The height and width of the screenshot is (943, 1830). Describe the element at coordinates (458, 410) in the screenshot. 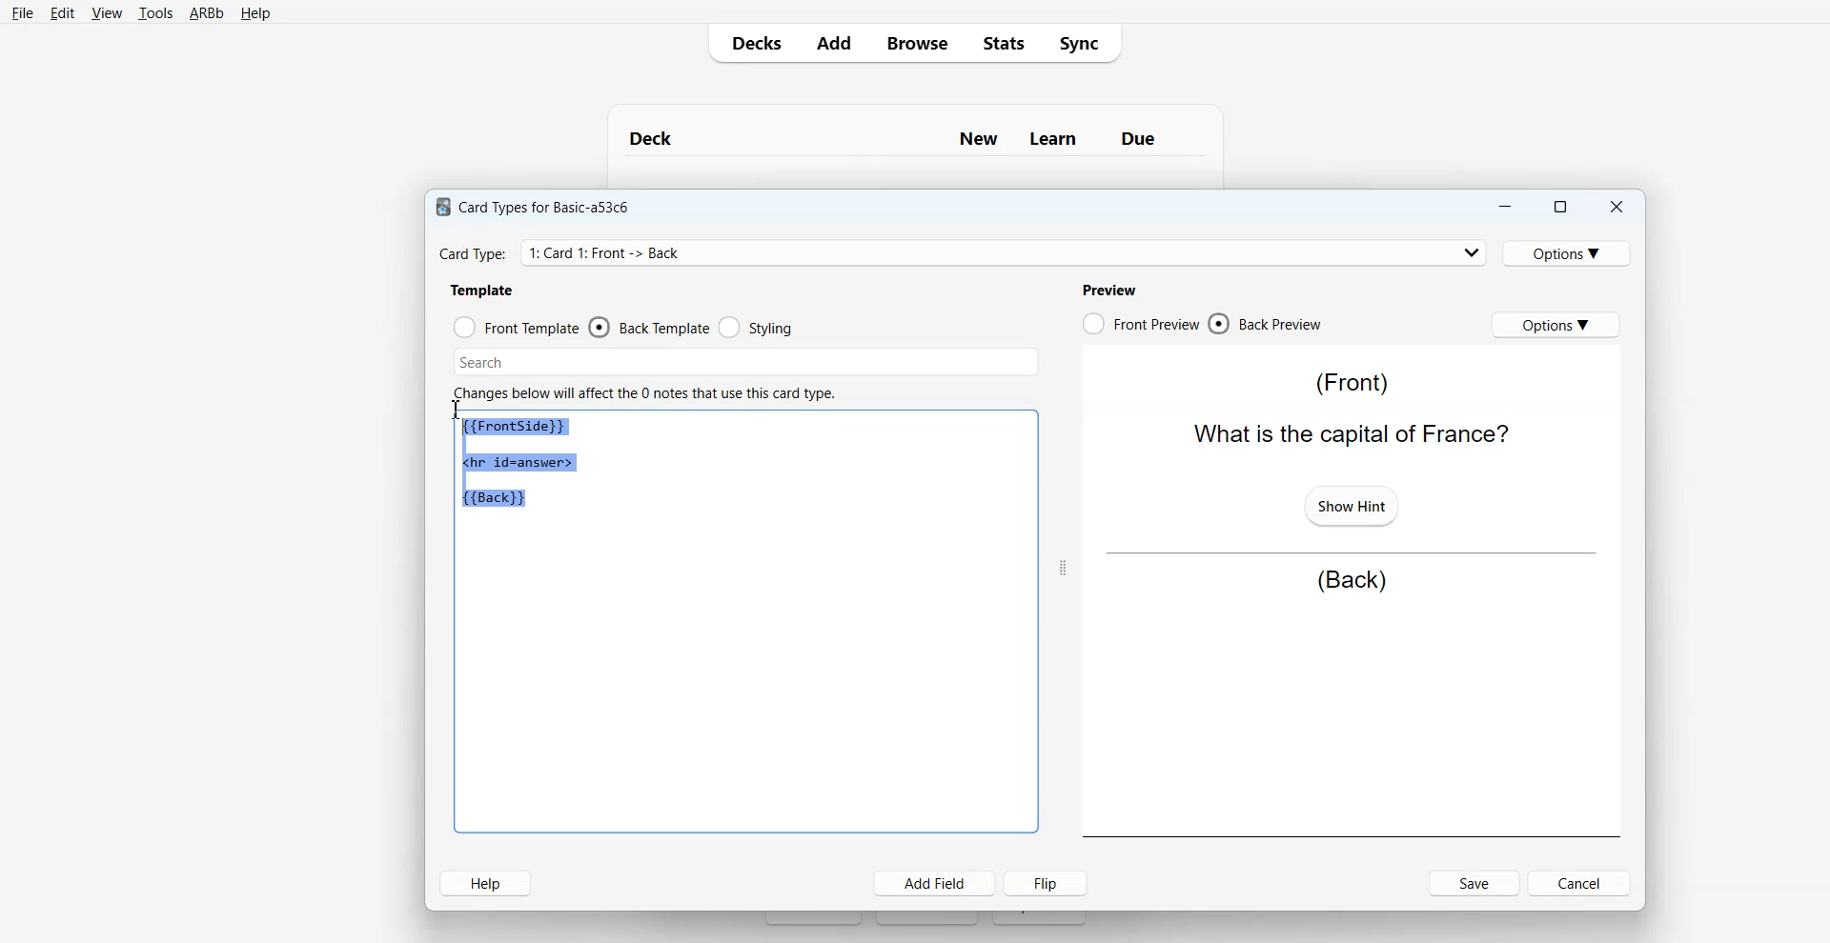

I see `Text cursor` at that location.